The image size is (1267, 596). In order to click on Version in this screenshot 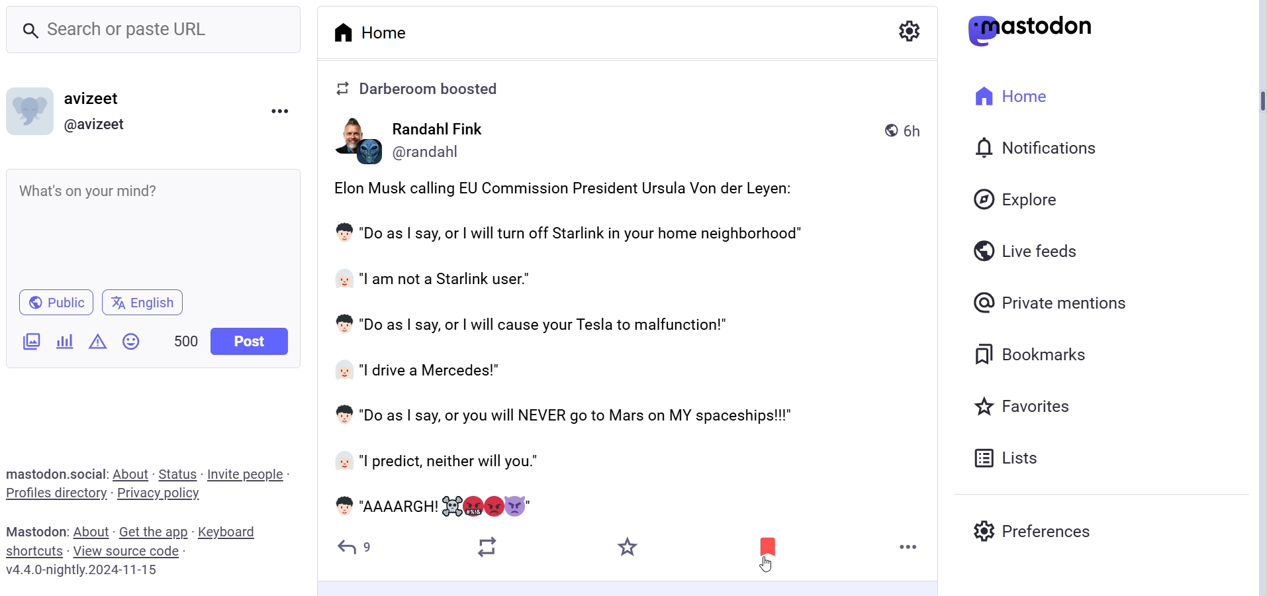, I will do `click(83, 570)`.